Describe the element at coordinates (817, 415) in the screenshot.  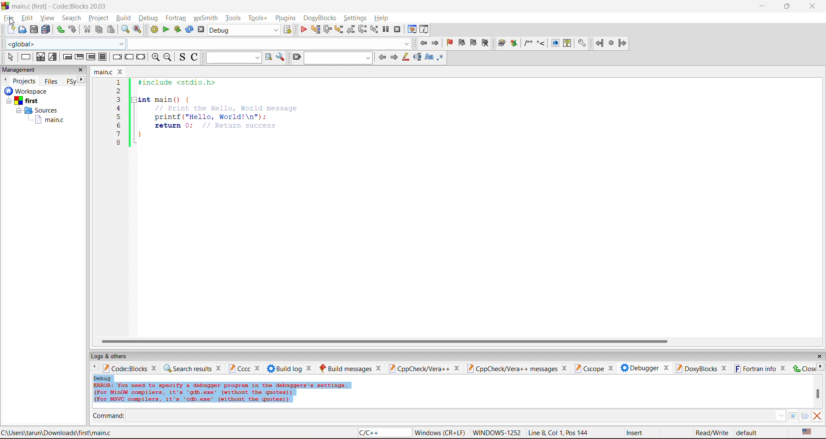
I see `clear output window` at that location.